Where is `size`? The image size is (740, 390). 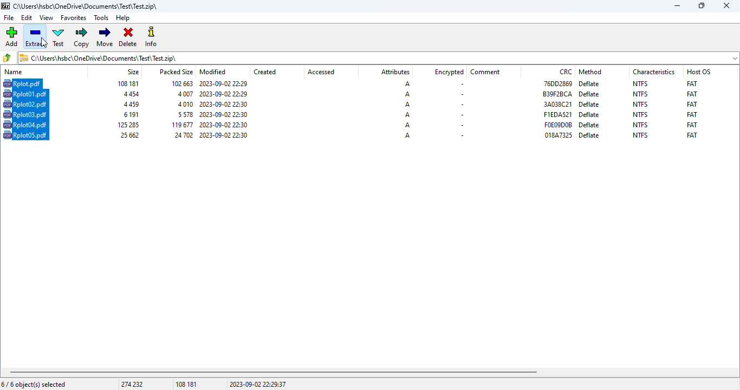 size is located at coordinates (127, 83).